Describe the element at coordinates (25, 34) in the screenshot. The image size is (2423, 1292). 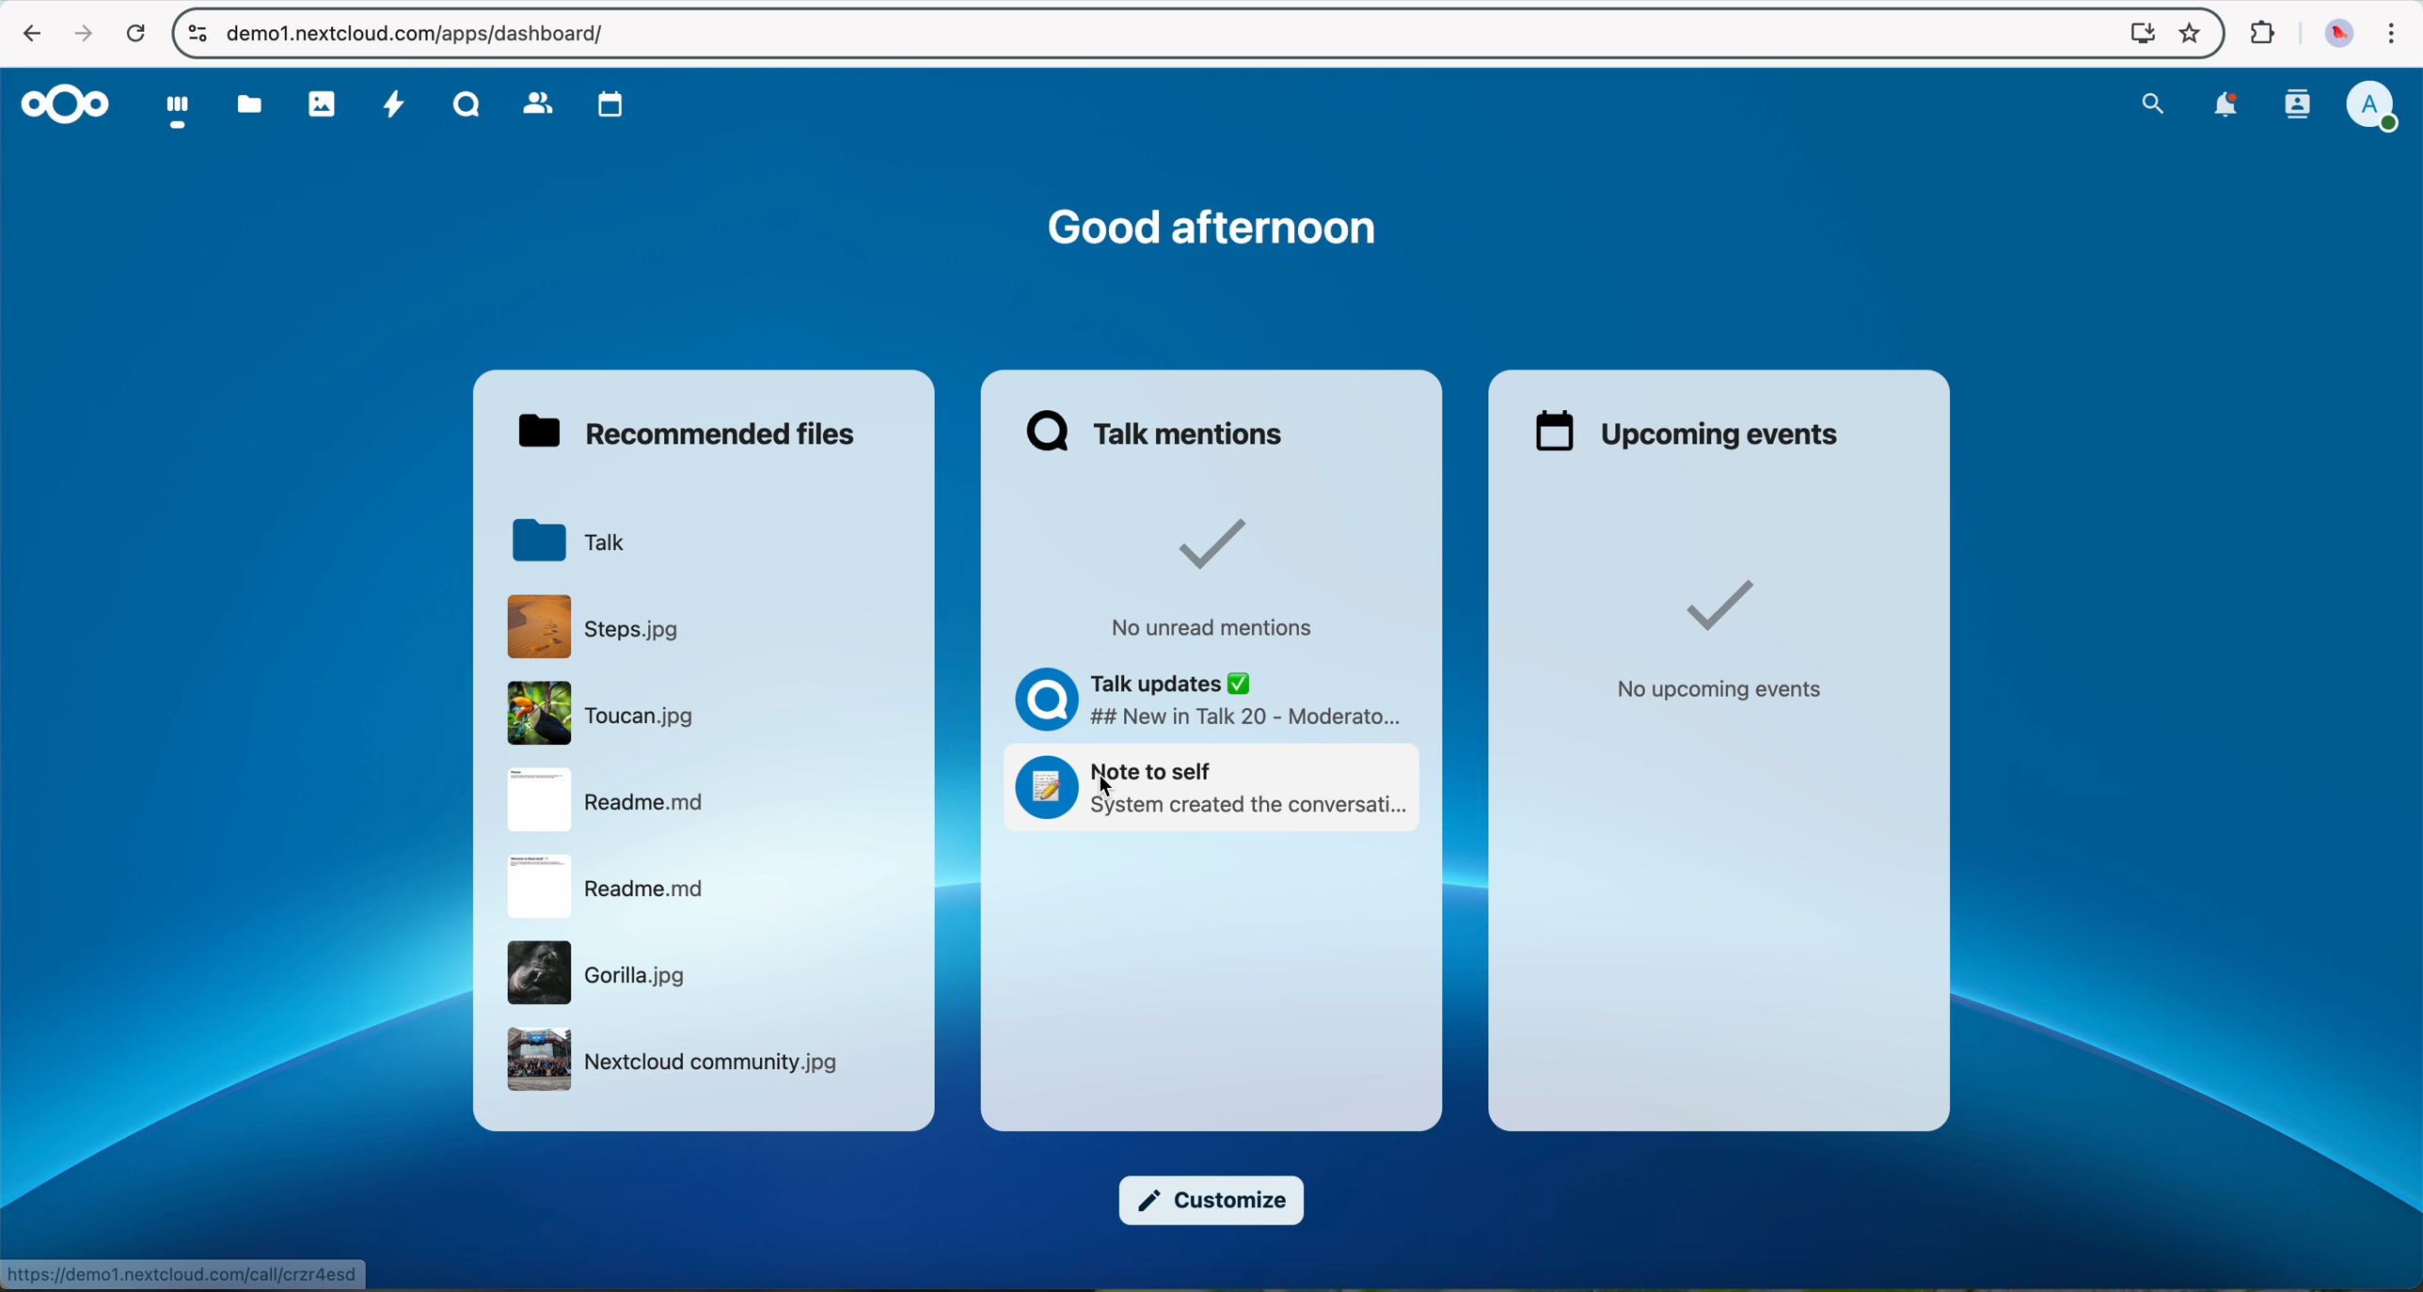
I see `navigate back` at that location.